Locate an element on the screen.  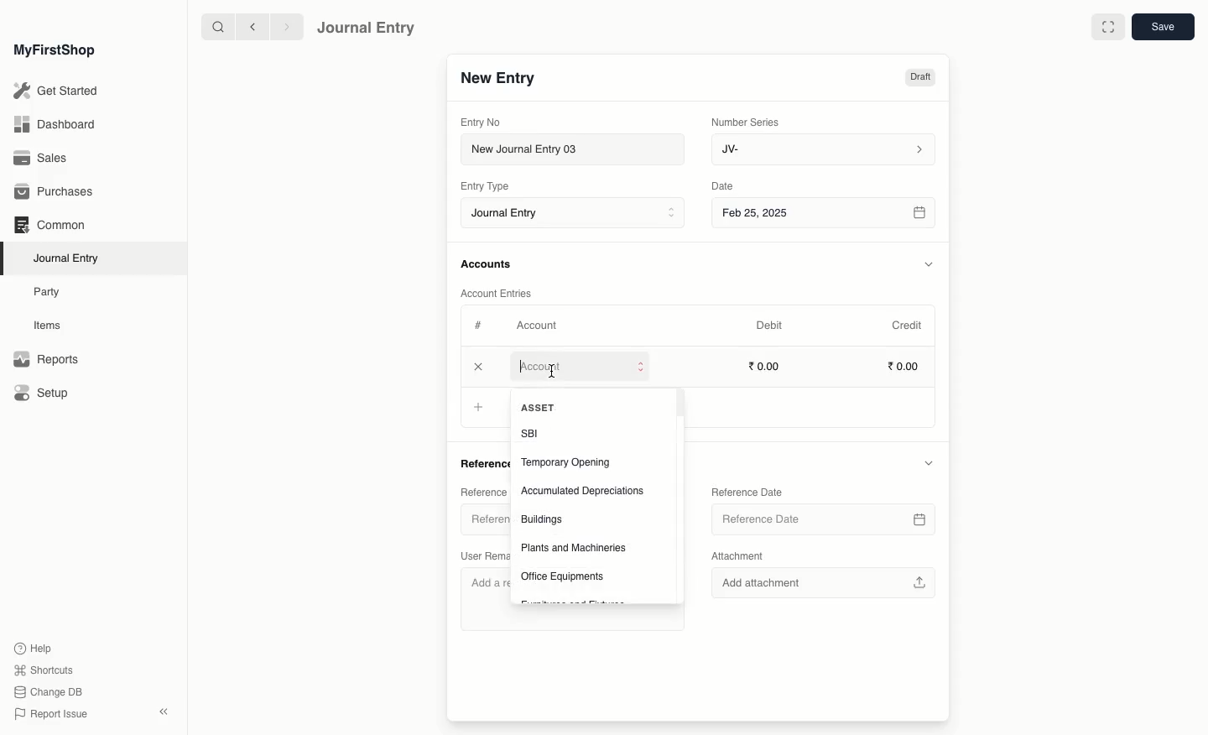
Reference Date is located at coordinates (749, 491).